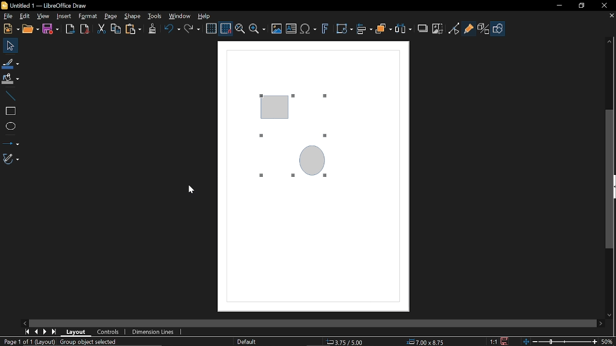 The width and height of the screenshot is (616, 346). Describe the element at coordinates (344, 29) in the screenshot. I see `Transform` at that location.